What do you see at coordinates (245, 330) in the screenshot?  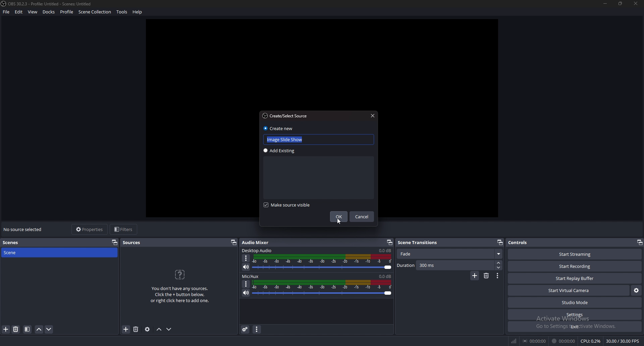 I see `advanced audio properties` at bounding box center [245, 330].